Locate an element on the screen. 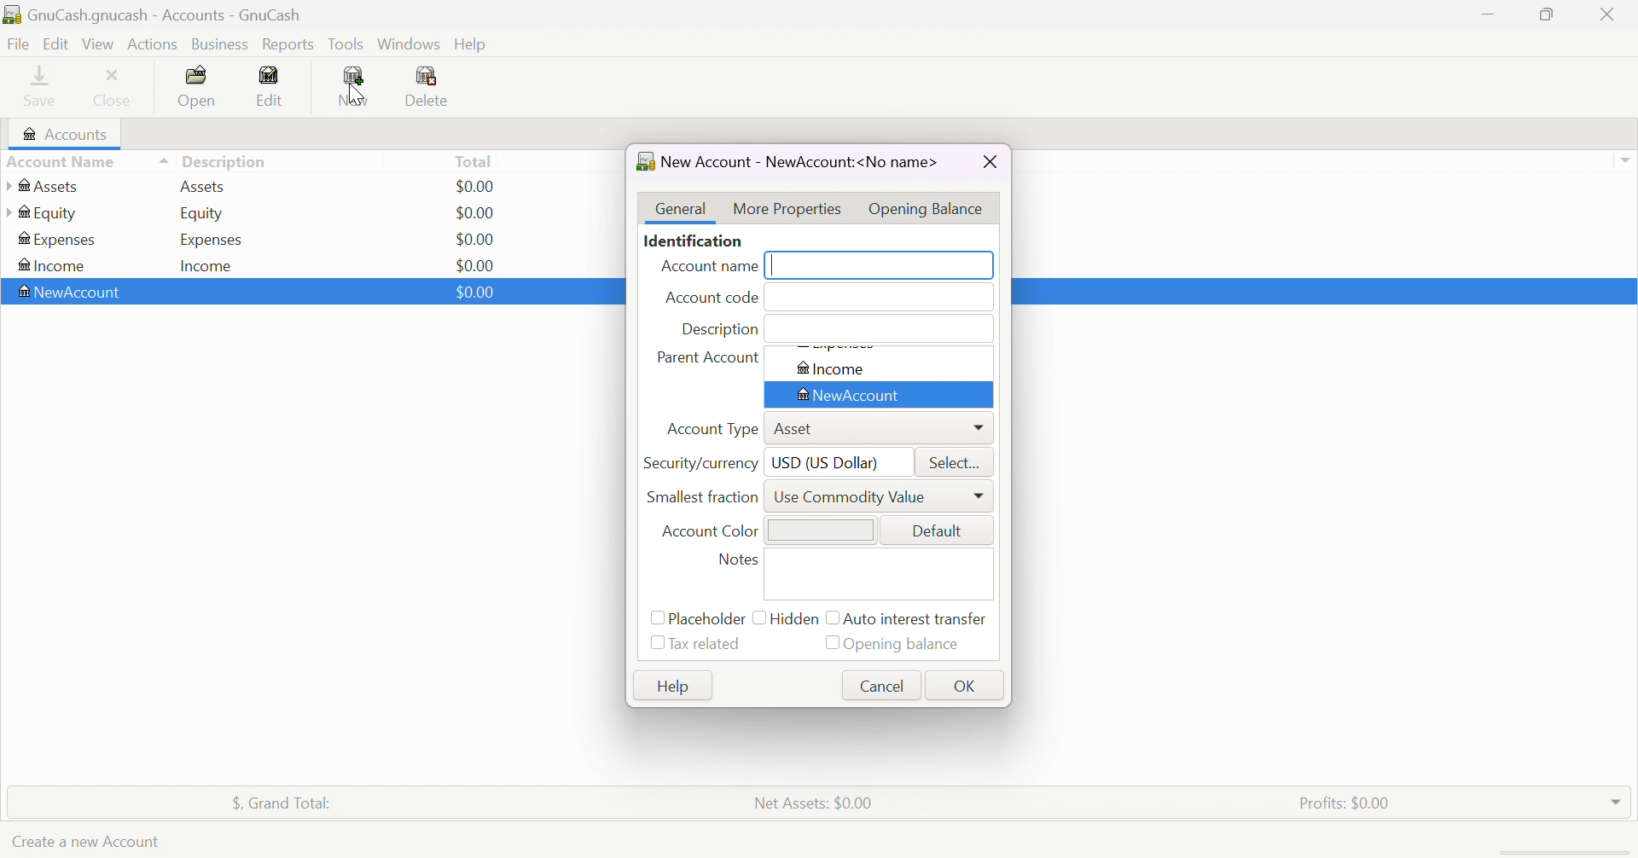 Image resolution: width=1638 pixels, height=858 pixels. Opening Balance is located at coordinates (929, 208).